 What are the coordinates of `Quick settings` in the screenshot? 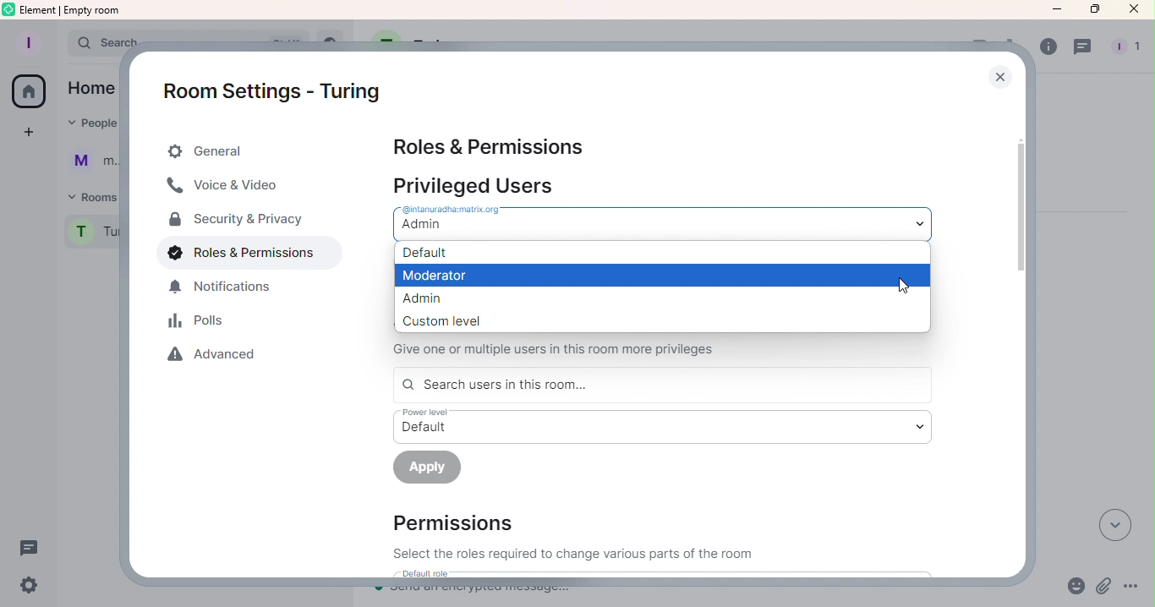 It's located at (29, 587).